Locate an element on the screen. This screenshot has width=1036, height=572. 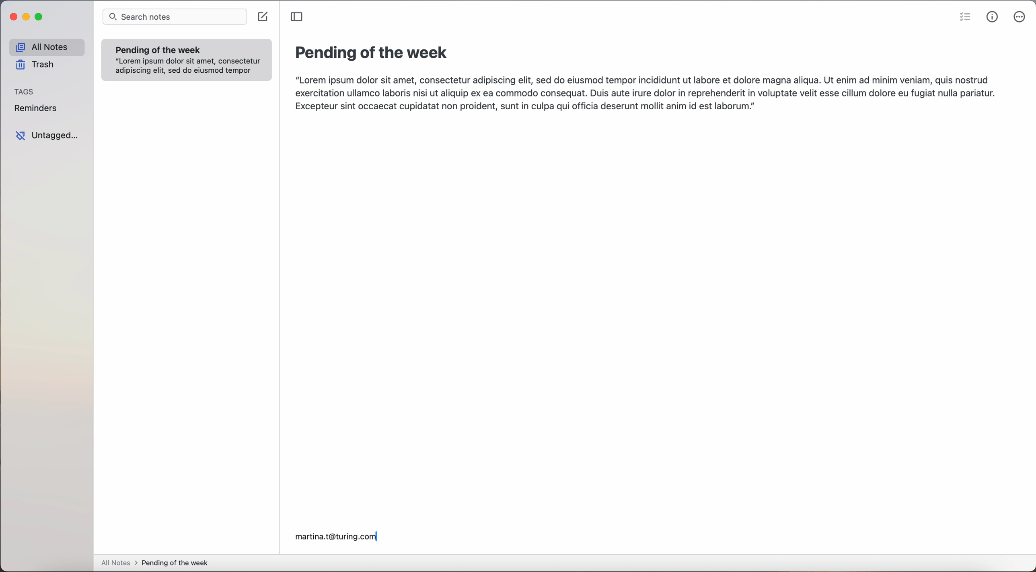
title: pending of the week is located at coordinates (374, 53).